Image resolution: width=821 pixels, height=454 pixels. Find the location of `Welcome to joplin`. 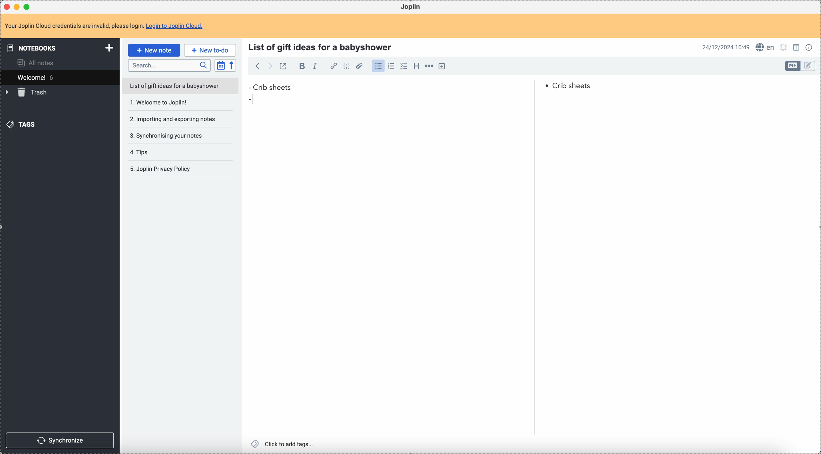

Welcome to joplin is located at coordinates (173, 104).